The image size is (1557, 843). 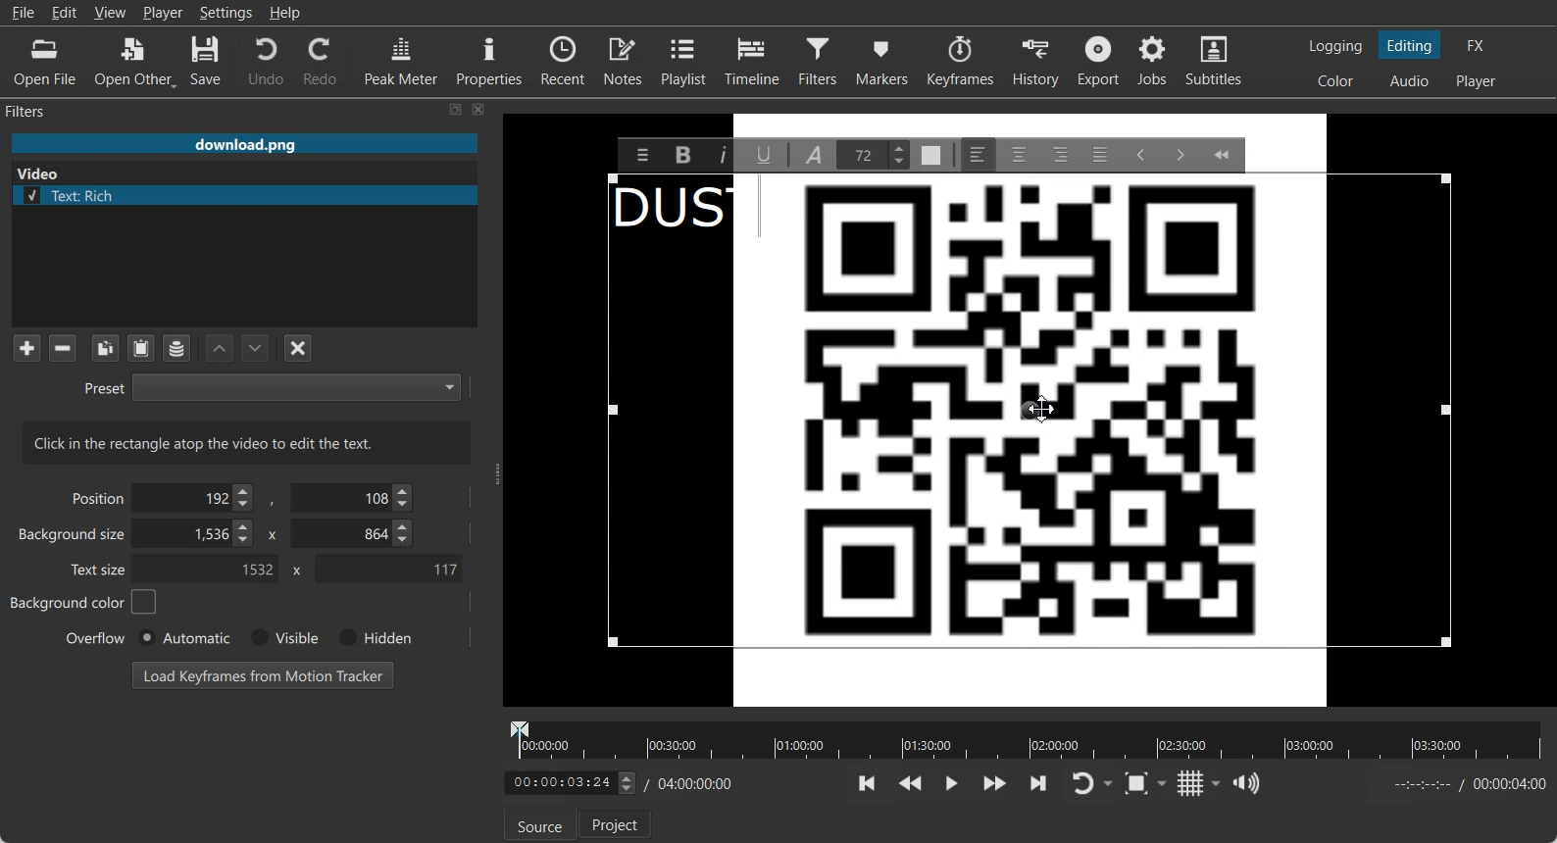 What do you see at coordinates (563, 59) in the screenshot?
I see `Recent` at bounding box center [563, 59].